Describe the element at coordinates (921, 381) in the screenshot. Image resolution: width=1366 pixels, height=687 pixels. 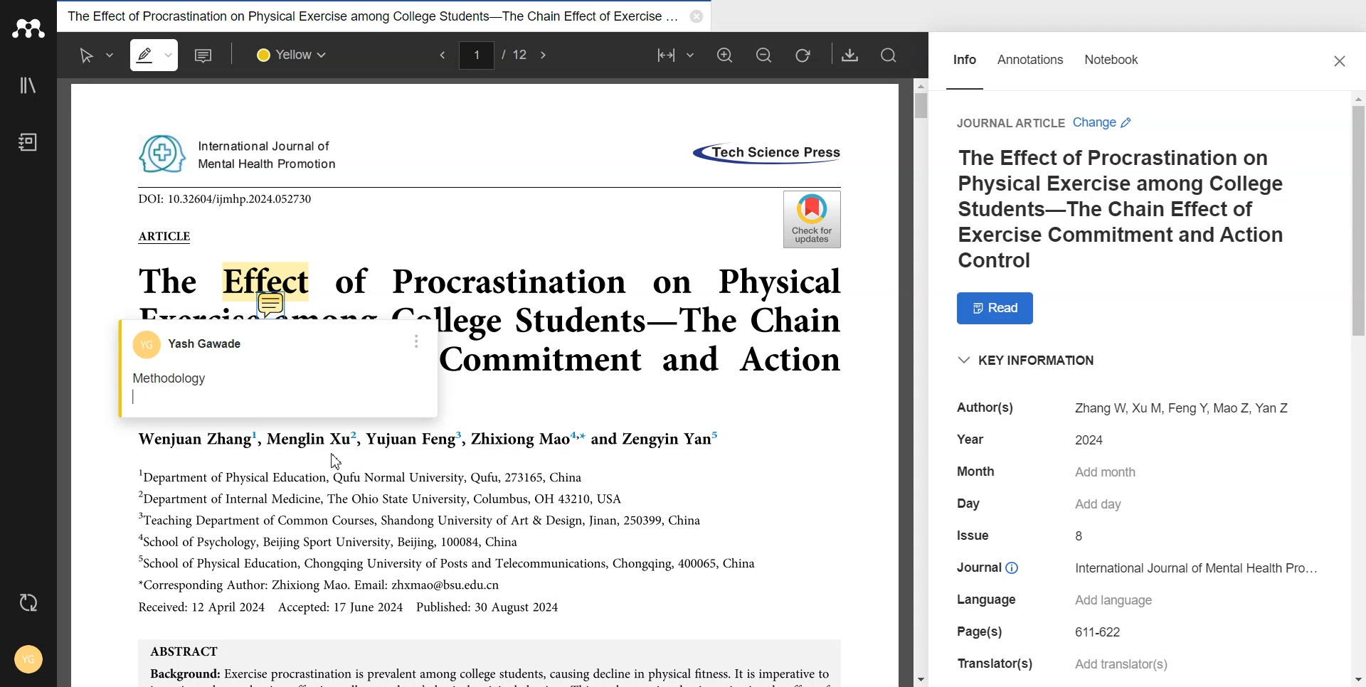
I see `Vertical Scroll bar` at that location.